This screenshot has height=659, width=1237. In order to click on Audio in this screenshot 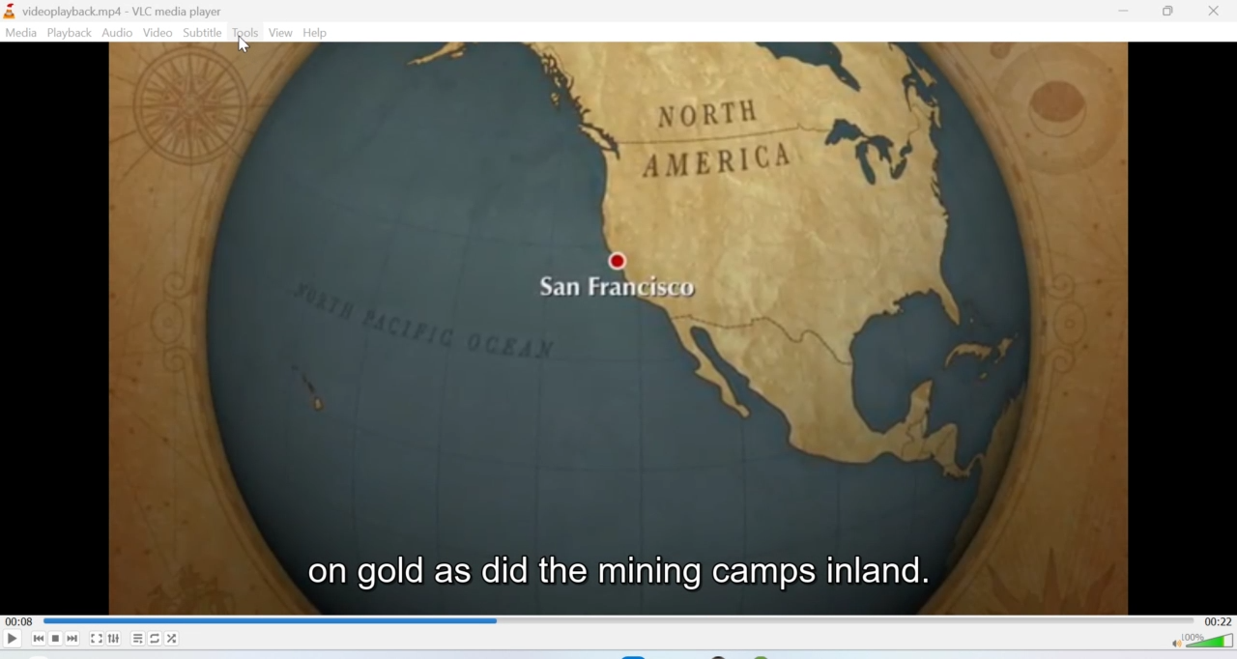, I will do `click(119, 34)`.